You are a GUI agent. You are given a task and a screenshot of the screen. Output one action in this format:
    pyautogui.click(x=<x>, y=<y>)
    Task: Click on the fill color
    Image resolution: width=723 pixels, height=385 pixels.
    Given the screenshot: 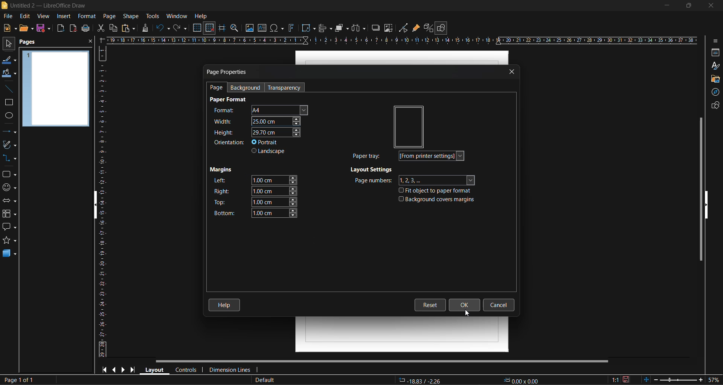 What is the action you would take?
    pyautogui.click(x=9, y=73)
    